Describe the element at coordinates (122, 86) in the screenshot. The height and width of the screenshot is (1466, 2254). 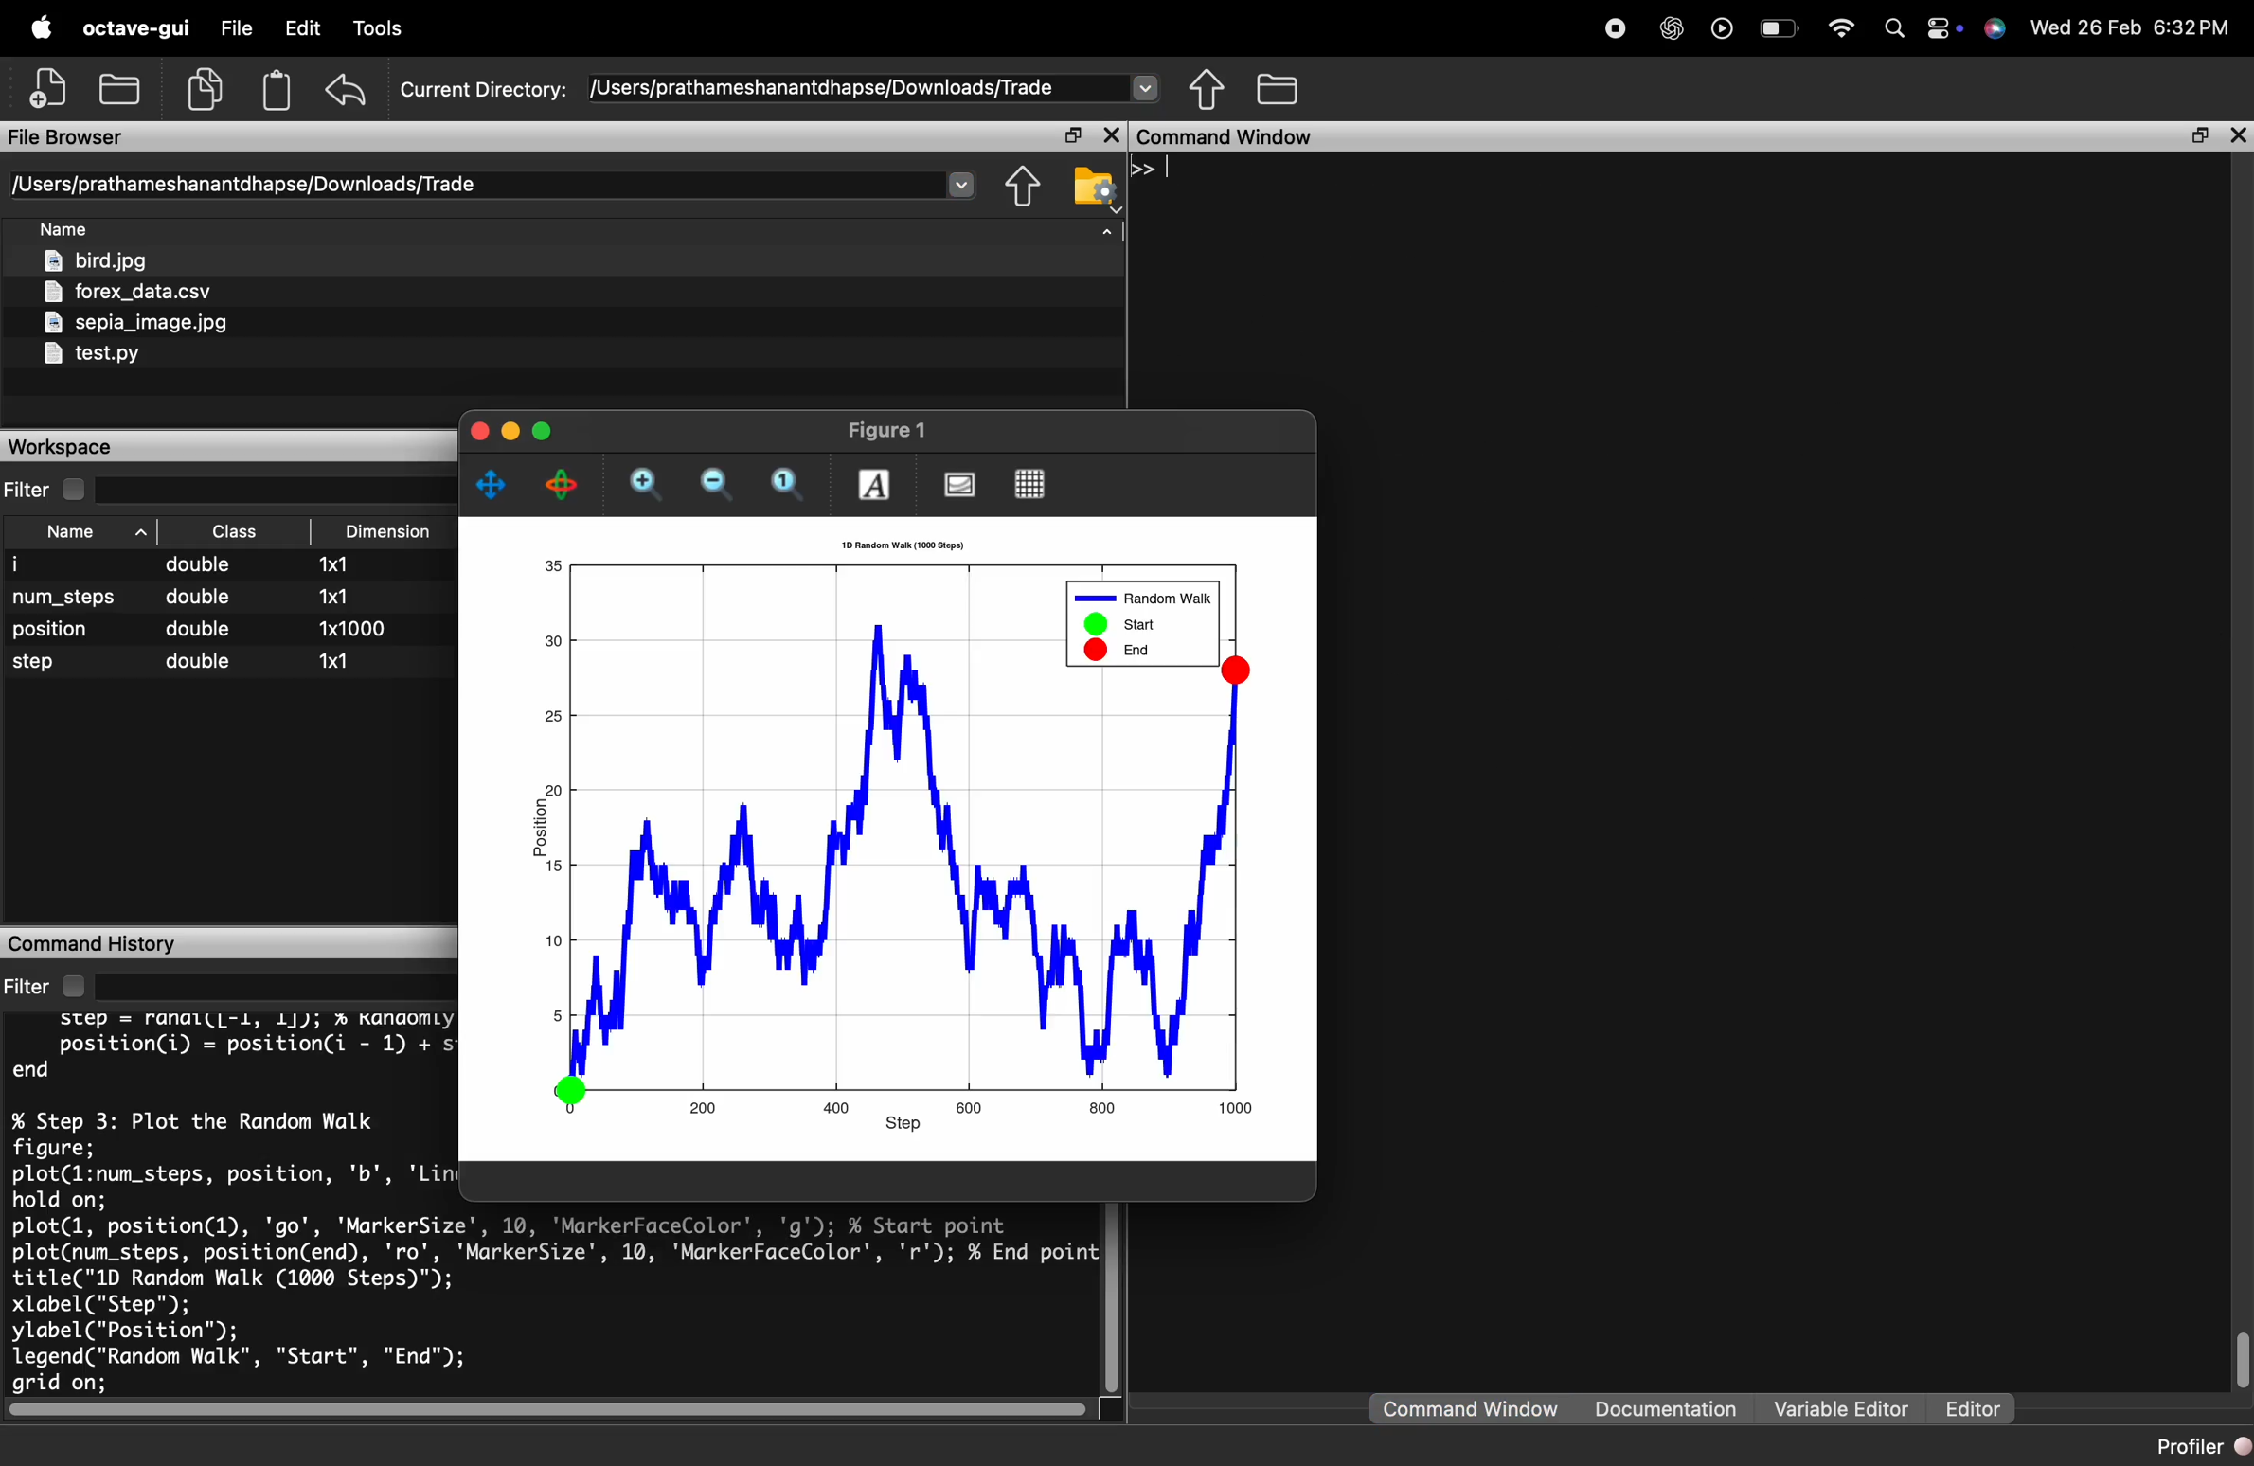
I see `open an existing file in editor` at that location.